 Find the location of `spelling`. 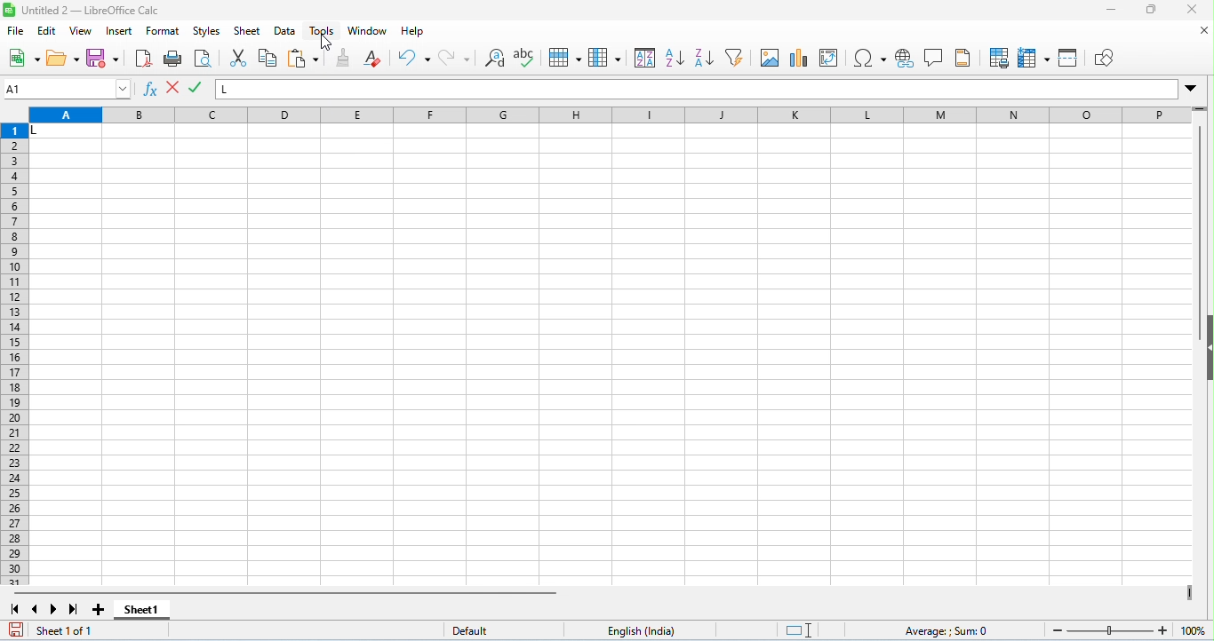

spelling is located at coordinates (527, 59).